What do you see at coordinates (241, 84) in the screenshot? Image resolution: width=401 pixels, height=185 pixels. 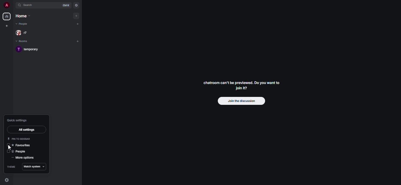 I see `chatroom can't be previewed. Join it?` at bounding box center [241, 84].